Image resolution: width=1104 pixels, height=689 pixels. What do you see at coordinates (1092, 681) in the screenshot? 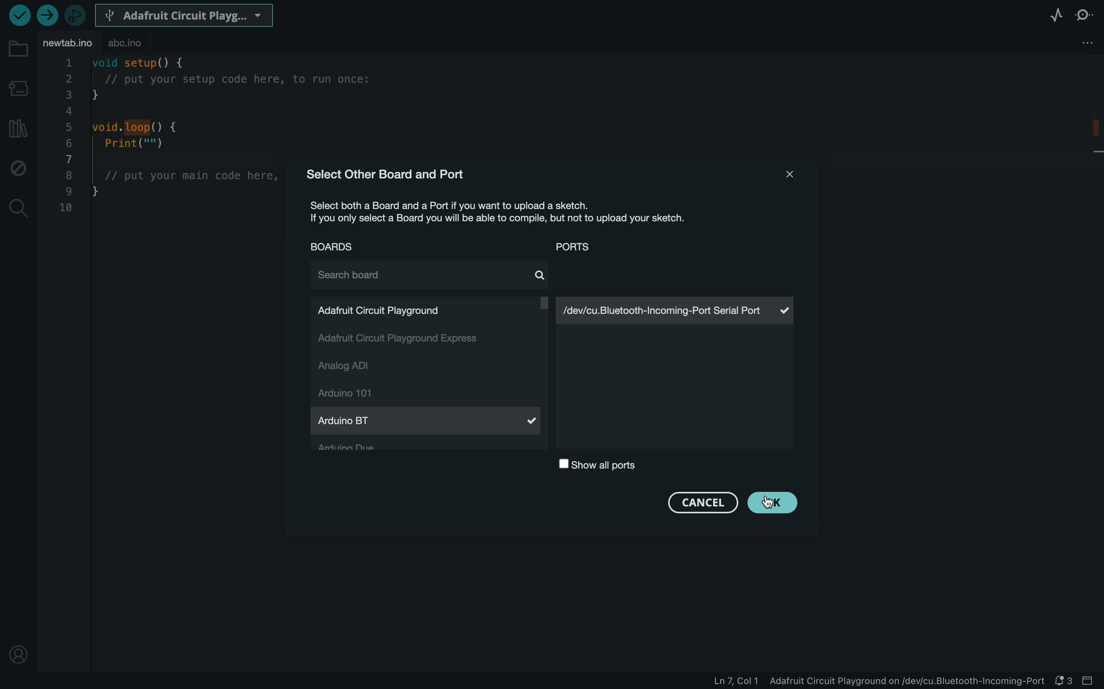
I see `close slide bar` at bounding box center [1092, 681].